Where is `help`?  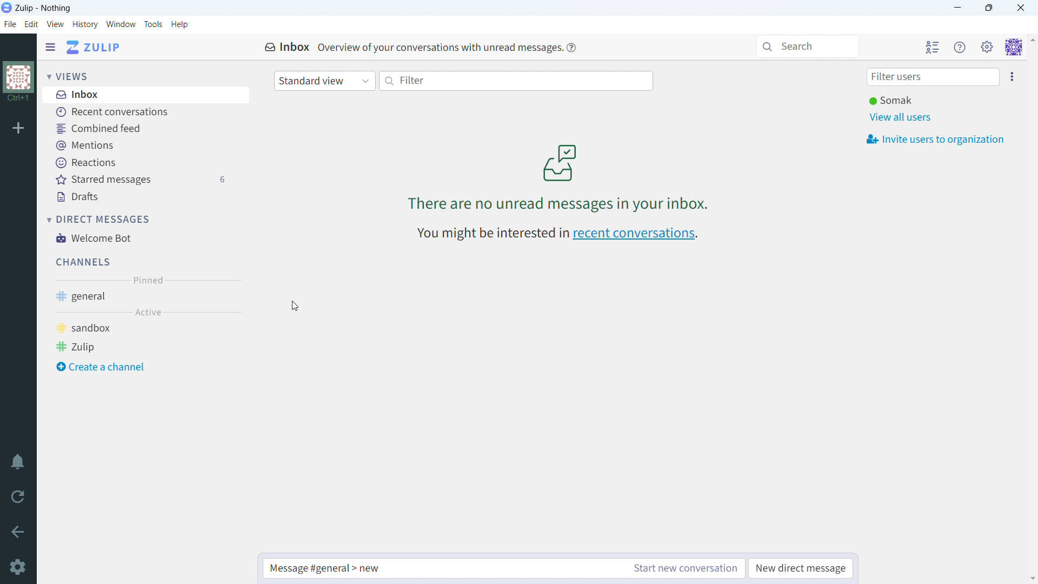
help is located at coordinates (572, 48).